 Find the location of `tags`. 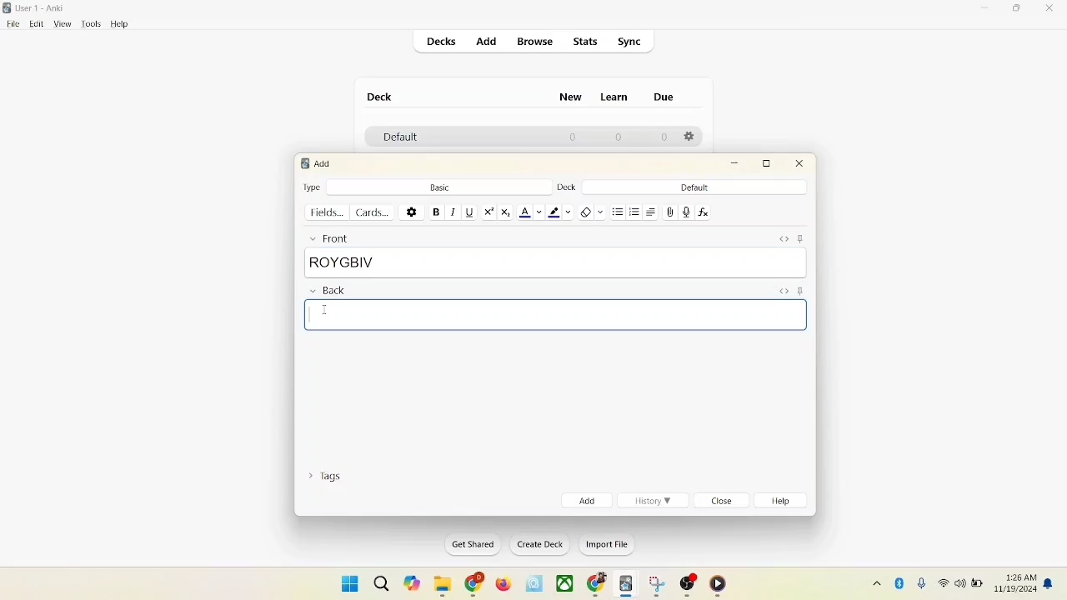

tags is located at coordinates (329, 479).